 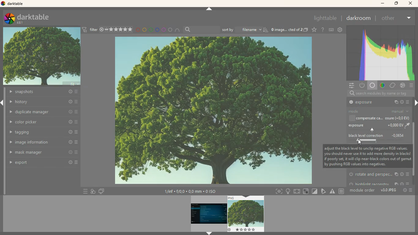 I want to click on diagonal, so click(x=314, y=191).